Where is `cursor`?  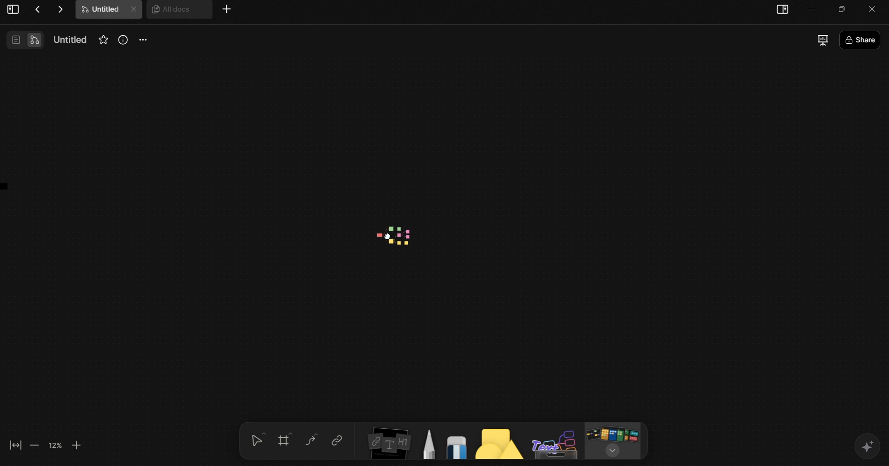
cursor is located at coordinates (388, 237).